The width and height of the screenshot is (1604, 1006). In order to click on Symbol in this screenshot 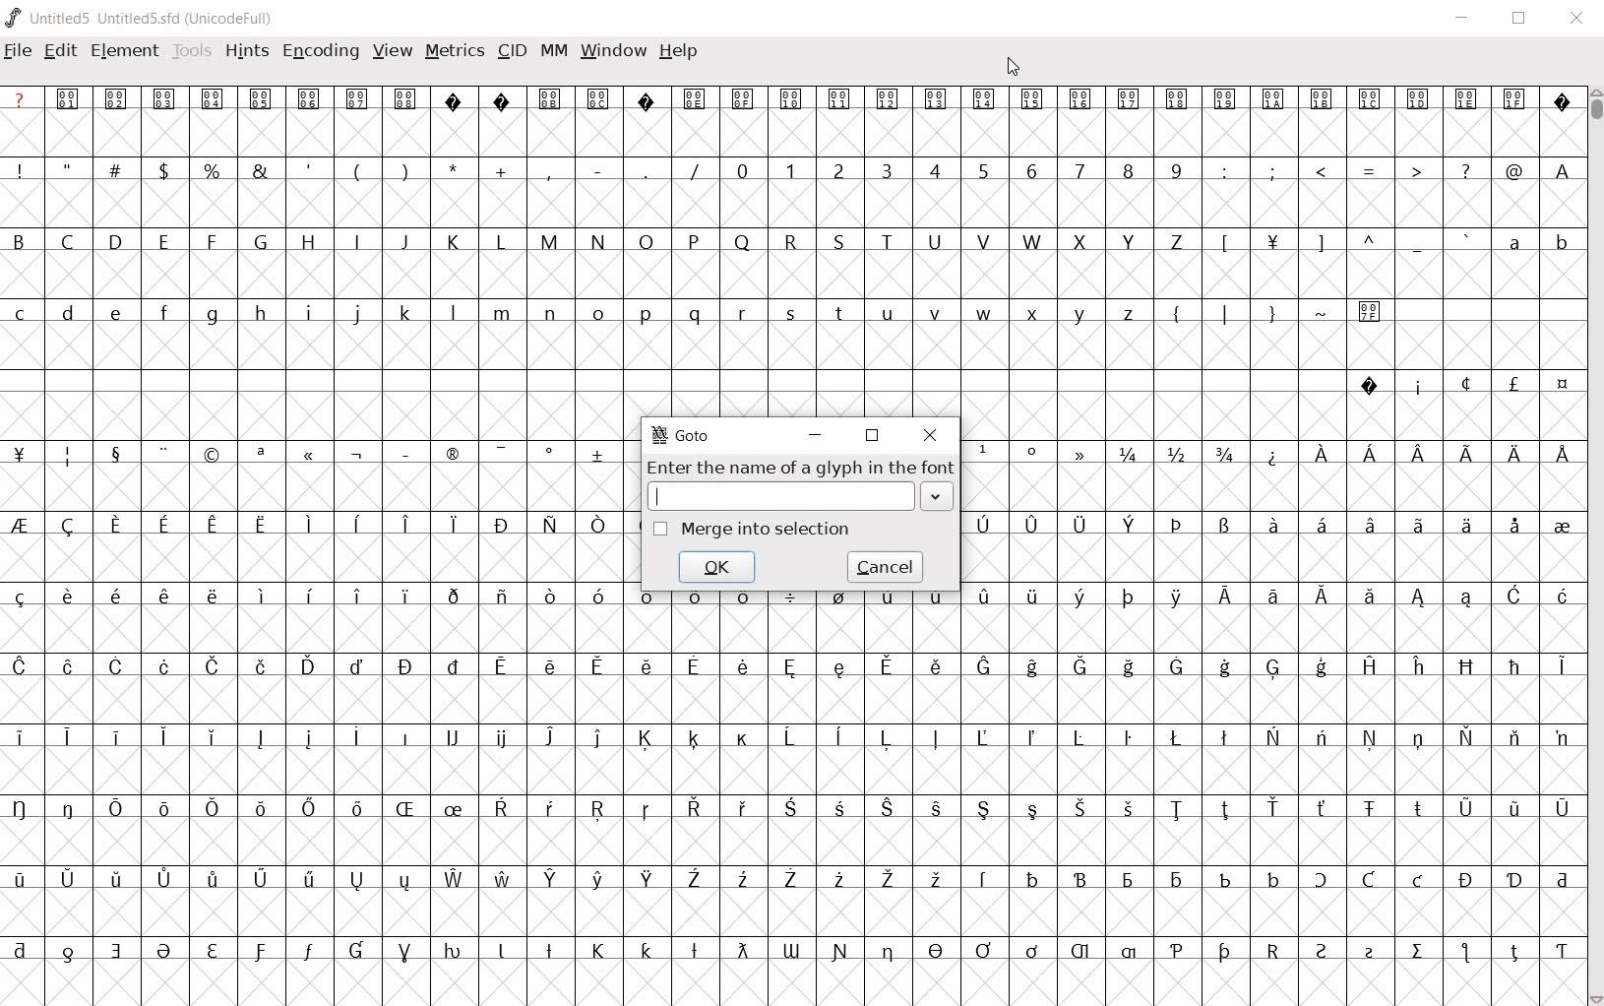, I will do `click(837, 810)`.